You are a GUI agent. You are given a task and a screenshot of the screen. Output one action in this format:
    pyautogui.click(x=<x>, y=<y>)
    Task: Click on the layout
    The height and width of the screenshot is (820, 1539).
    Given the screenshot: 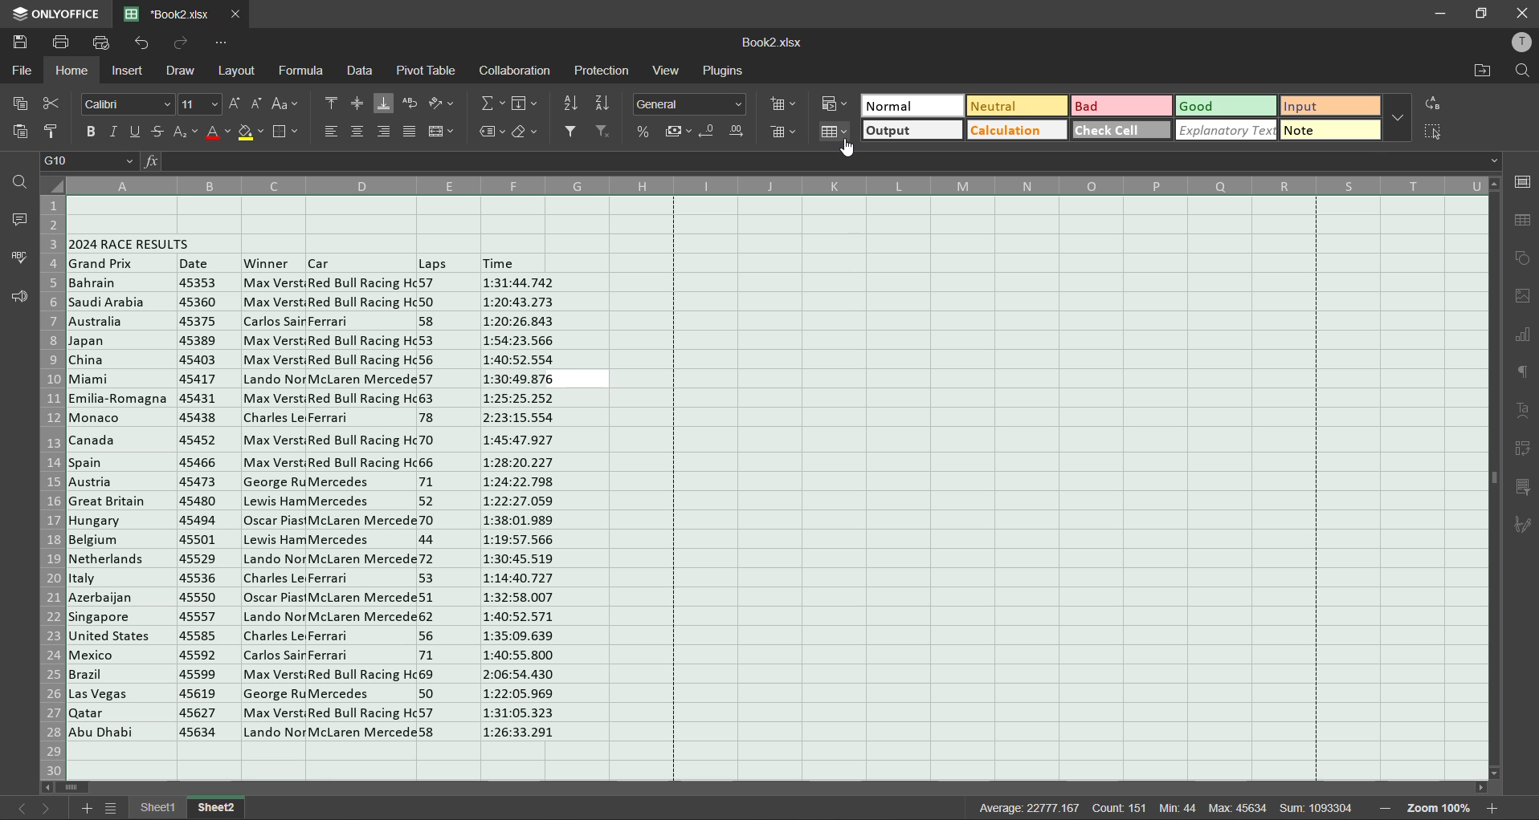 What is the action you would take?
    pyautogui.click(x=238, y=72)
    